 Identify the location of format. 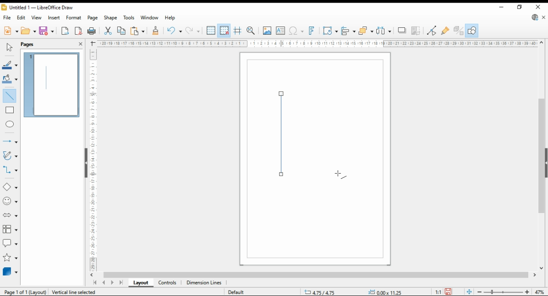
(74, 18).